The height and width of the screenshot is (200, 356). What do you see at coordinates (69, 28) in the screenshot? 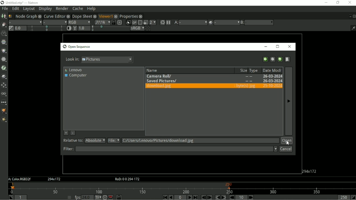
I see `Auto-contrast` at bounding box center [69, 28].